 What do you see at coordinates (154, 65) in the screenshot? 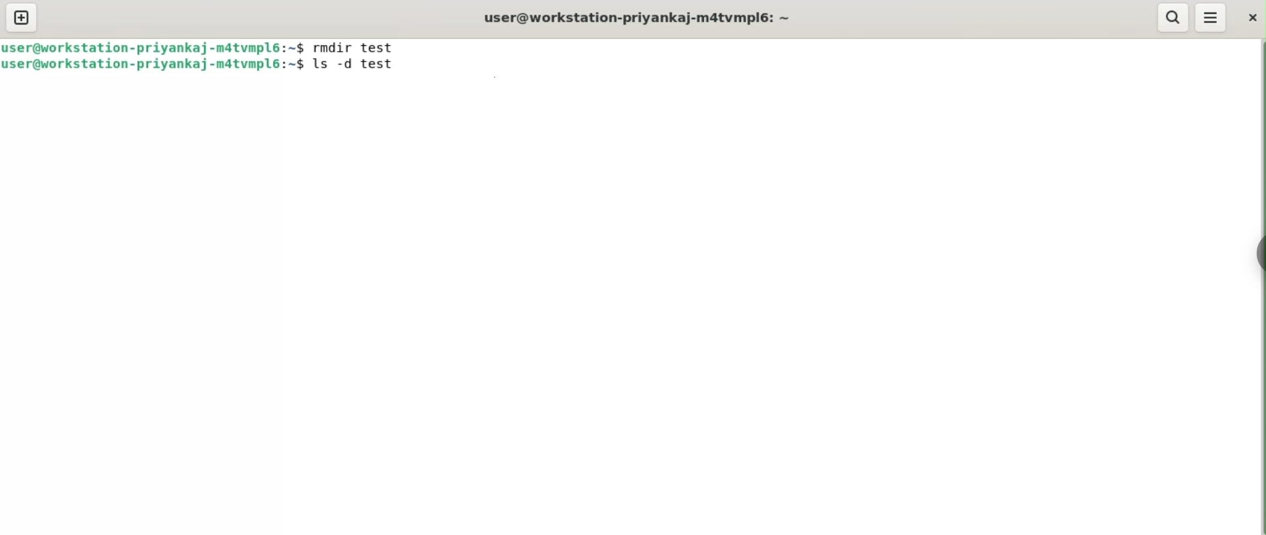
I see `user@workstation-priyankaj-m4tvmpl6: ~$` at bounding box center [154, 65].